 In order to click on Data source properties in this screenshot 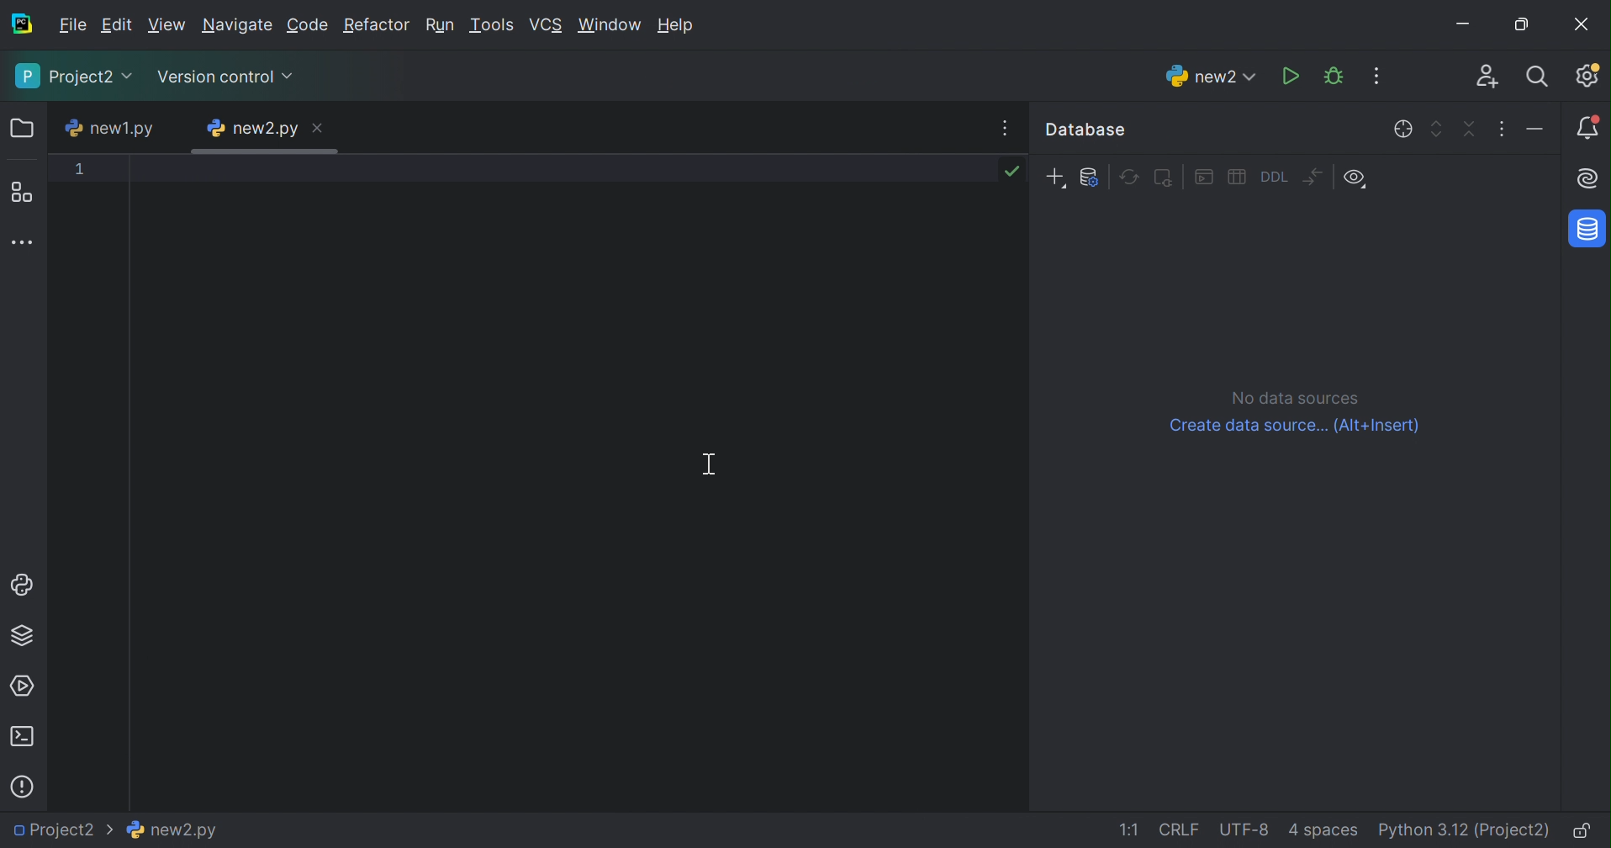, I will do `click(1091, 178)`.